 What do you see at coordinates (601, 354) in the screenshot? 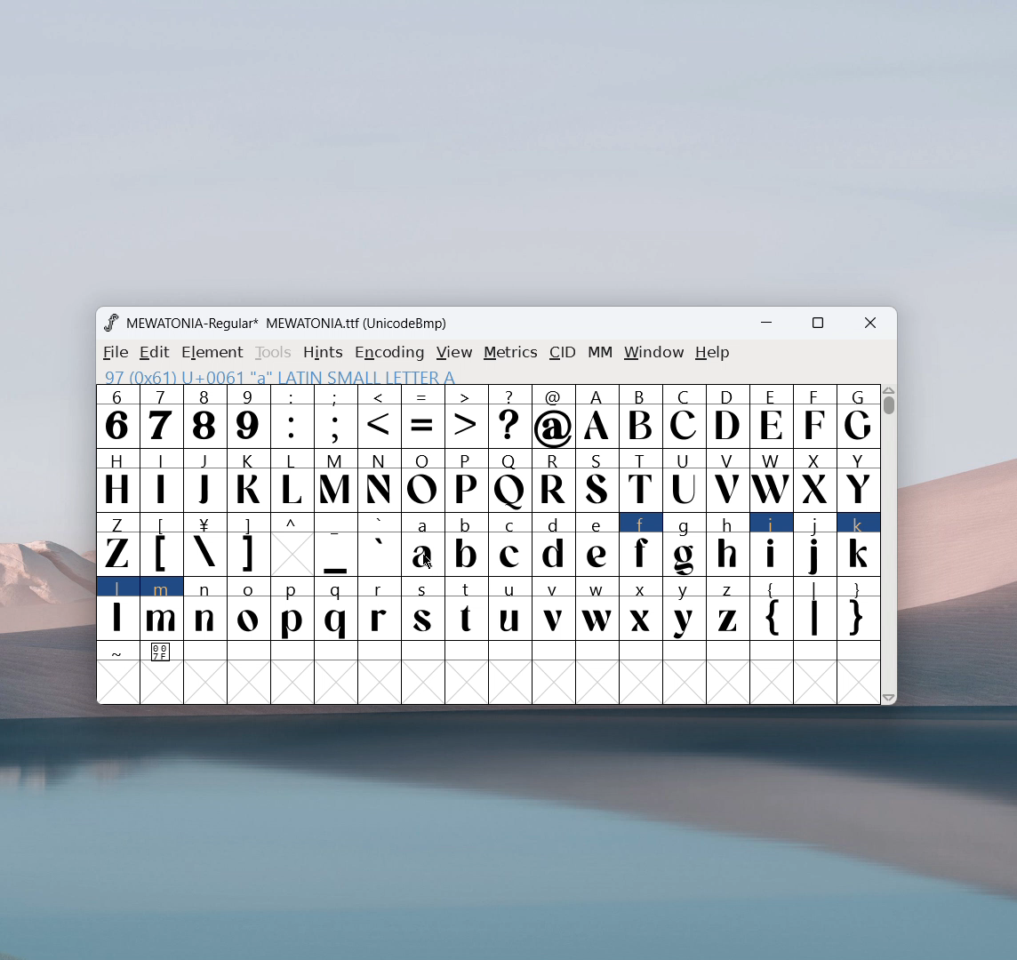
I see `MM` at bounding box center [601, 354].